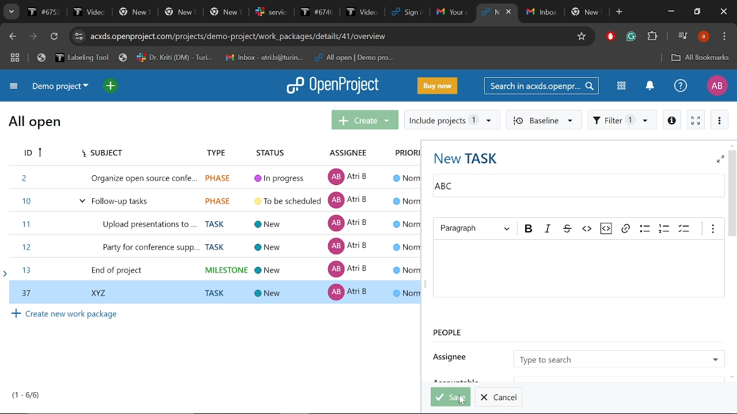 This screenshot has height=414, width=737. What do you see at coordinates (56, 37) in the screenshot?
I see `Refresh` at bounding box center [56, 37].